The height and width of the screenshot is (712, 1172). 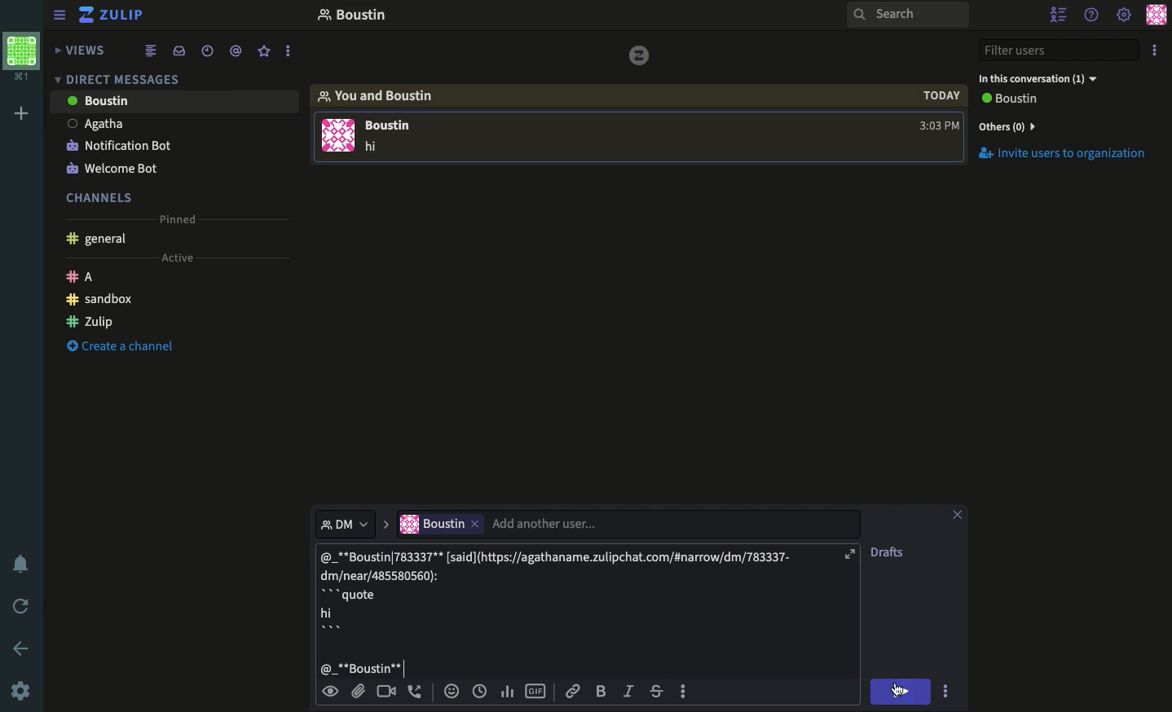 What do you see at coordinates (102, 299) in the screenshot?
I see `Sandbox` at bounding box center [102, 299].